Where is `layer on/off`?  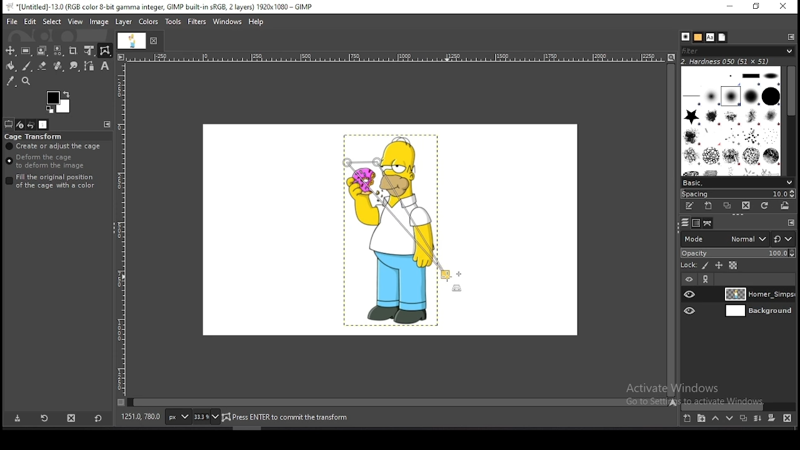 layer on/off is located at coordinates (689, 279).